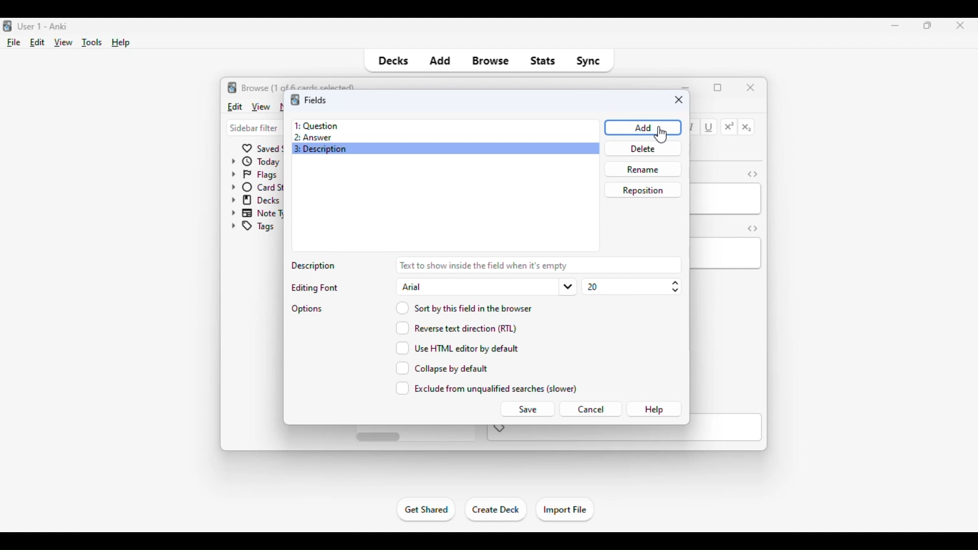 The height and width of the screenshot is (550, 978). I want to click on browse, so click(491, 61).